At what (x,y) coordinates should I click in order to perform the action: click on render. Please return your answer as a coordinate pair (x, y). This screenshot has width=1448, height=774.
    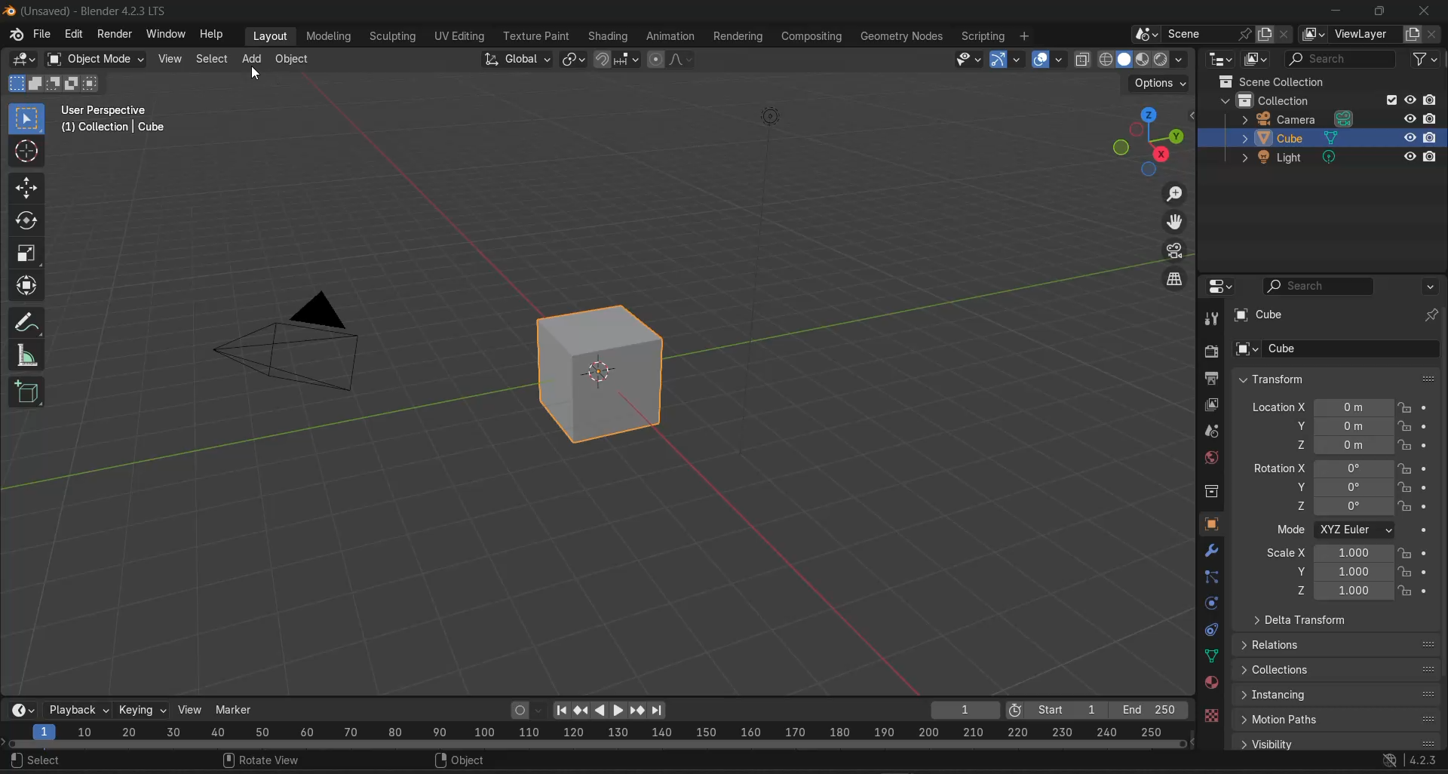
    Looking at the image, I should click on (1209, 351).